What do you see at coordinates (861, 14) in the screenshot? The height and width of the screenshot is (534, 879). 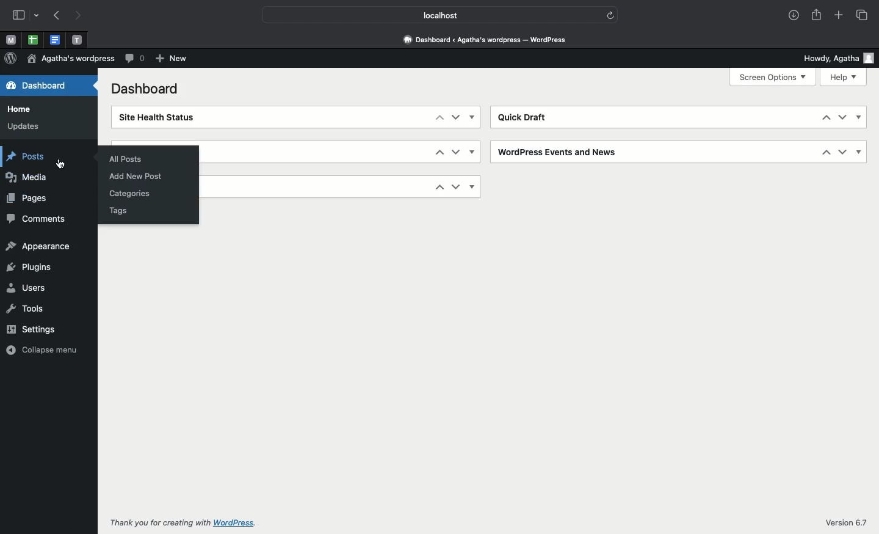 I see `Tabs` at bounding box center [861, 14].